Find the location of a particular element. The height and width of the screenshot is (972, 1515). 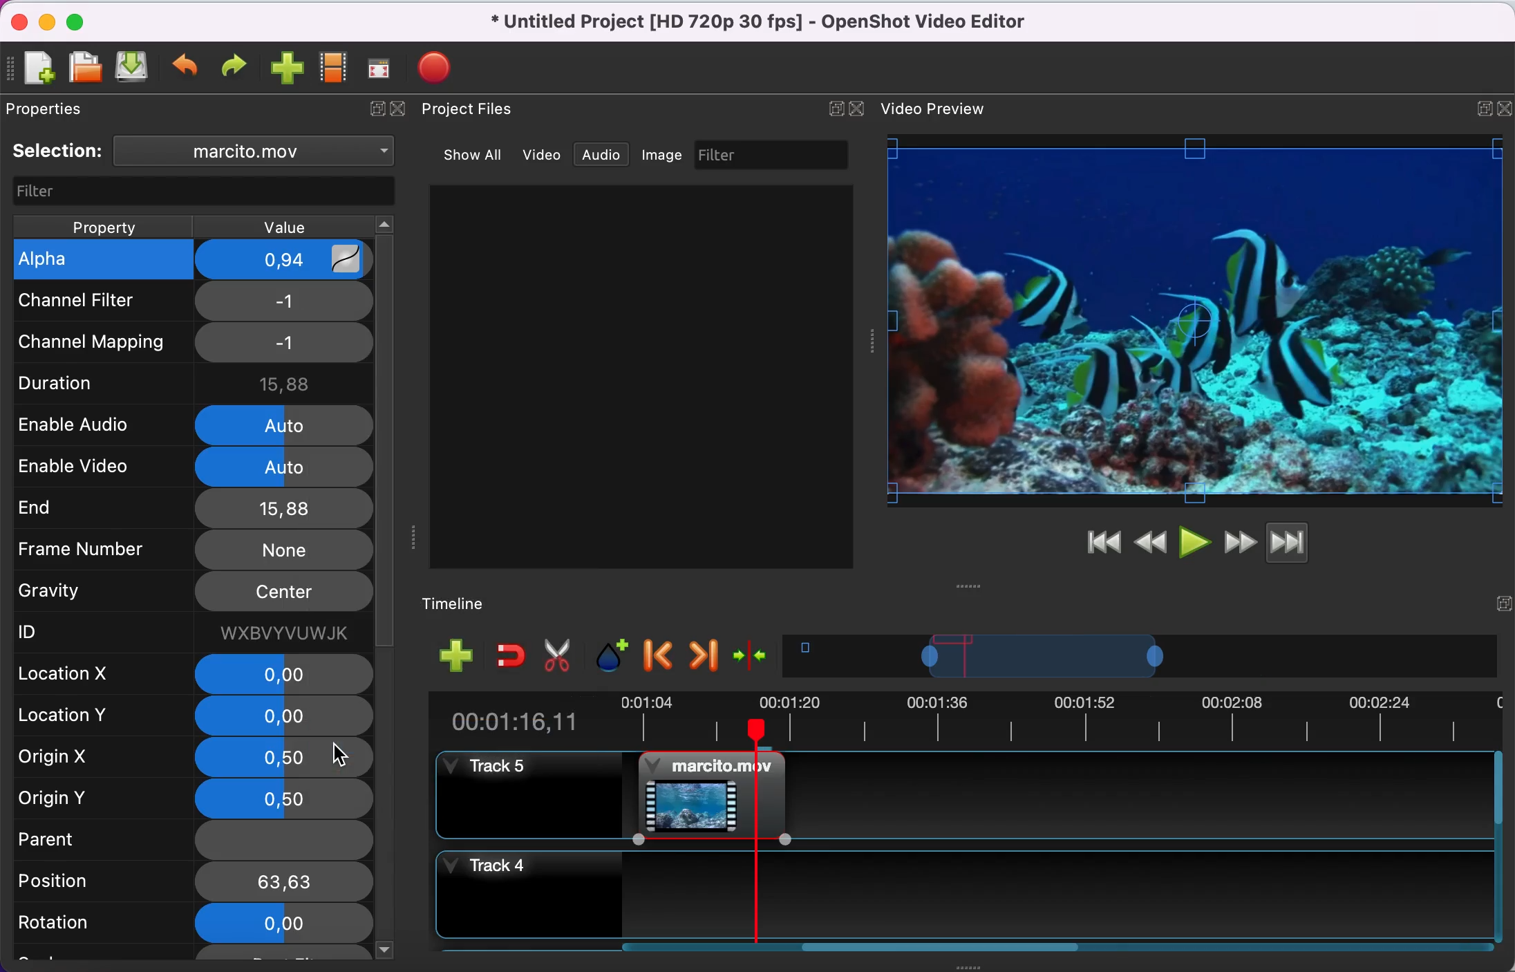

63,63 is located at coordinates (283, 881).